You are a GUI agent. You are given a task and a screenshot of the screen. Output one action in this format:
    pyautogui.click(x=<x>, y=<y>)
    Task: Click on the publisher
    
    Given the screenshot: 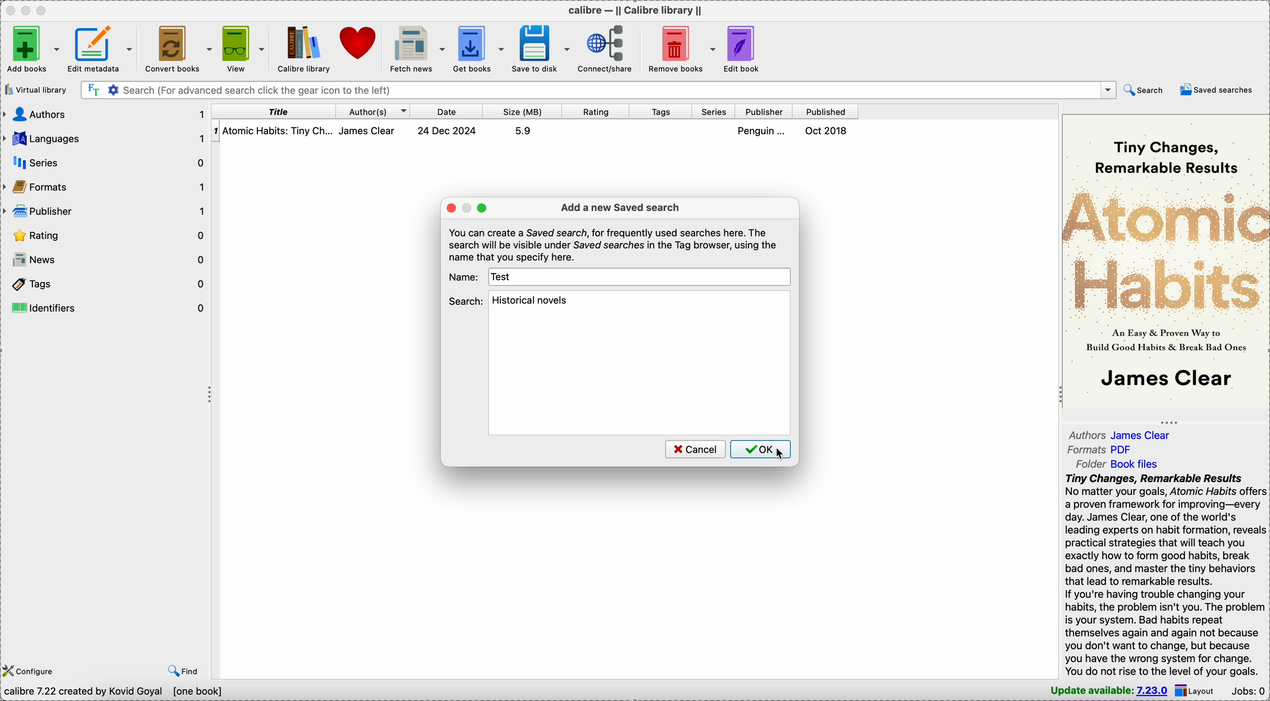 What is the action you would take?
    pyautogui.click(x=105, y=212)
    